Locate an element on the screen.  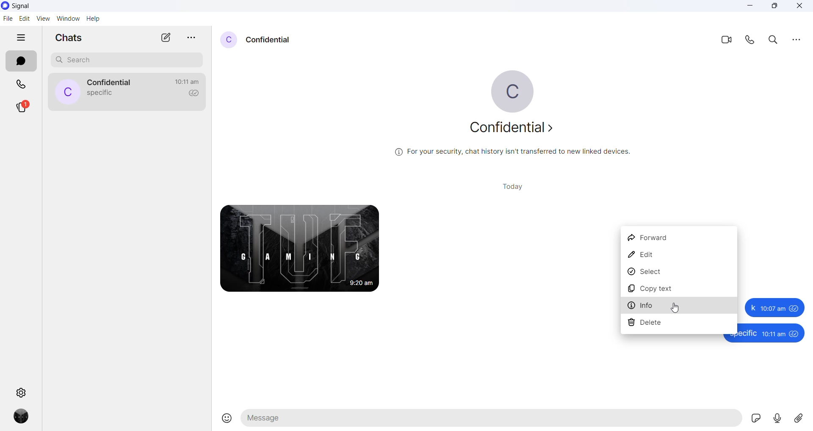
file is located at coordinates (8, 19).